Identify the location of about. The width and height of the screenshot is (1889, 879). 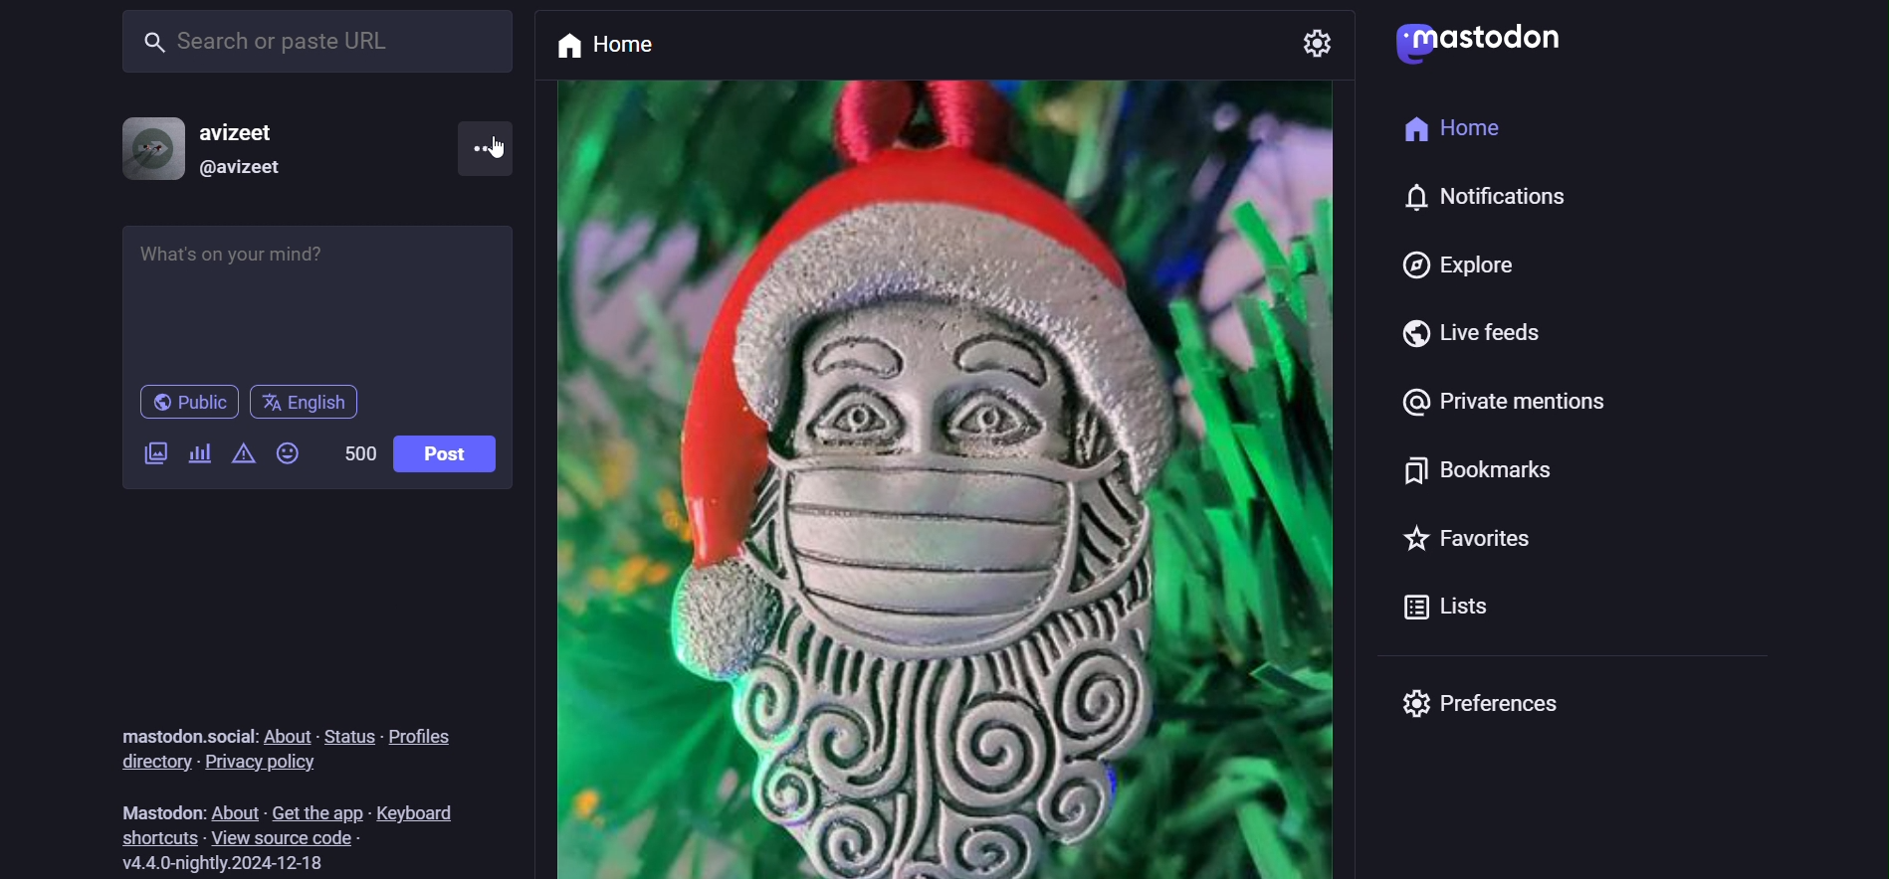
(237, 813).